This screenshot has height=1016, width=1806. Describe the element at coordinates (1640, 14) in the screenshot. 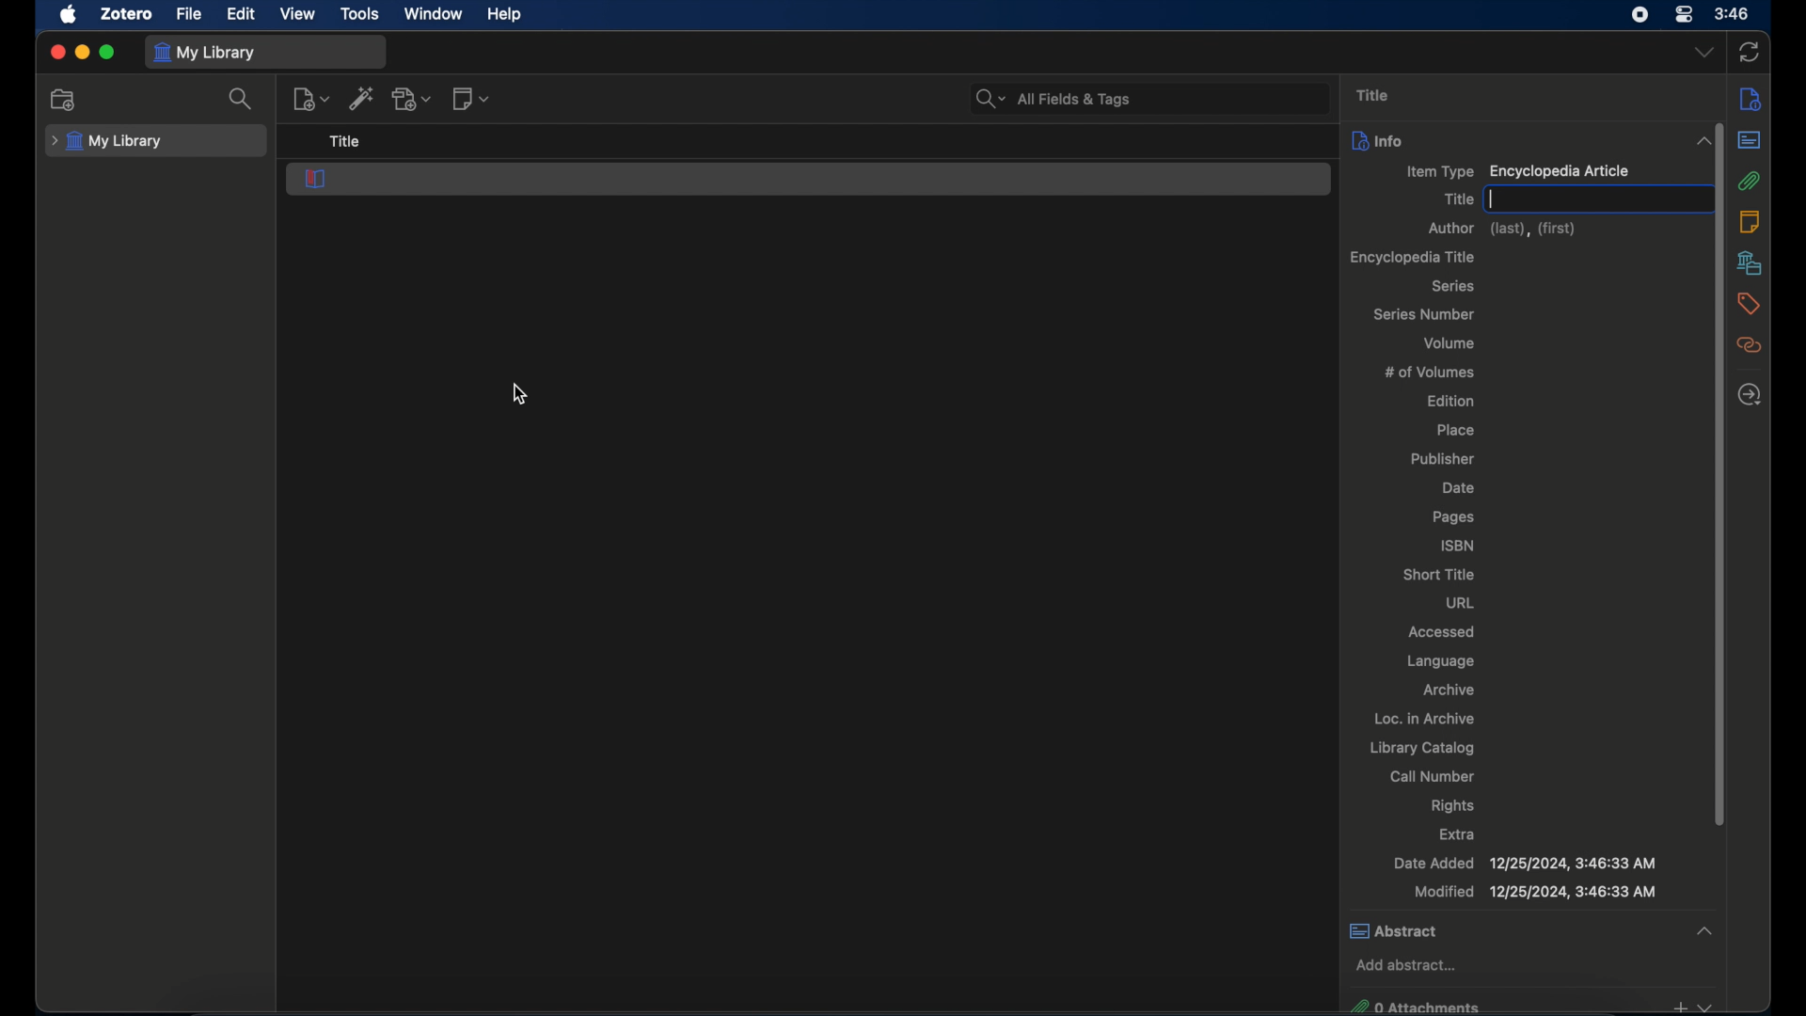

I see `screen recorder` at that location.